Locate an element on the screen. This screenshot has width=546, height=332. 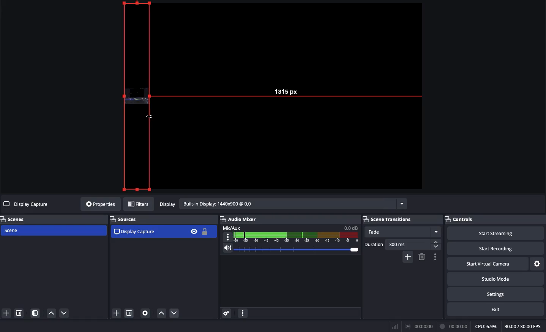
Start recording is located at coordinates (497, 248).